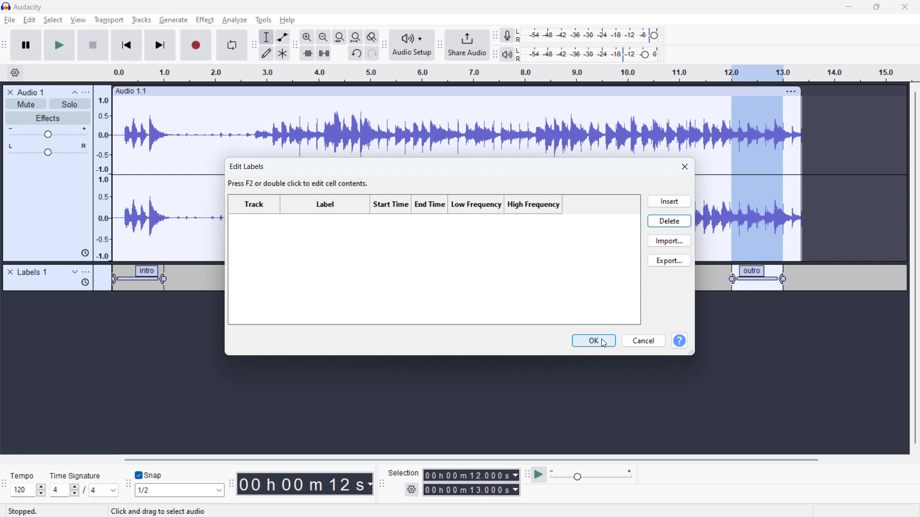  What do you see at coordinates (33, 272) in the screenshot?
I see `labels` at bounding box center [33, 272].